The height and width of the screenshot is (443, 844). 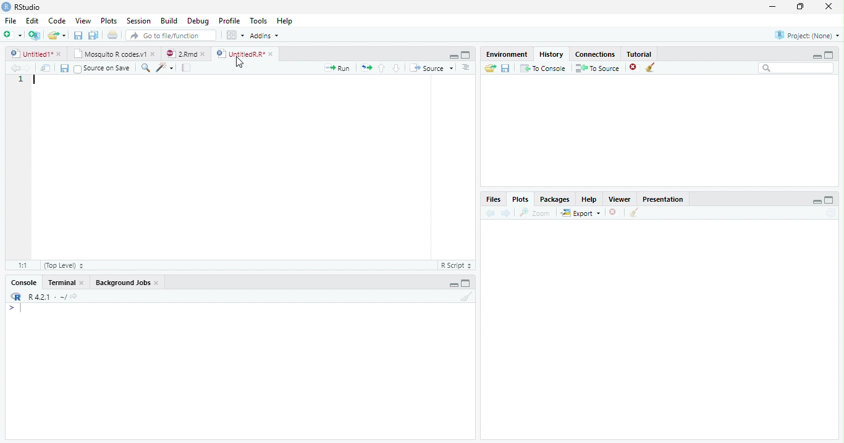 What do you see at coordinates (554, 199) in the screenshot?
I see `Packages` at bounding box center [554, 199].